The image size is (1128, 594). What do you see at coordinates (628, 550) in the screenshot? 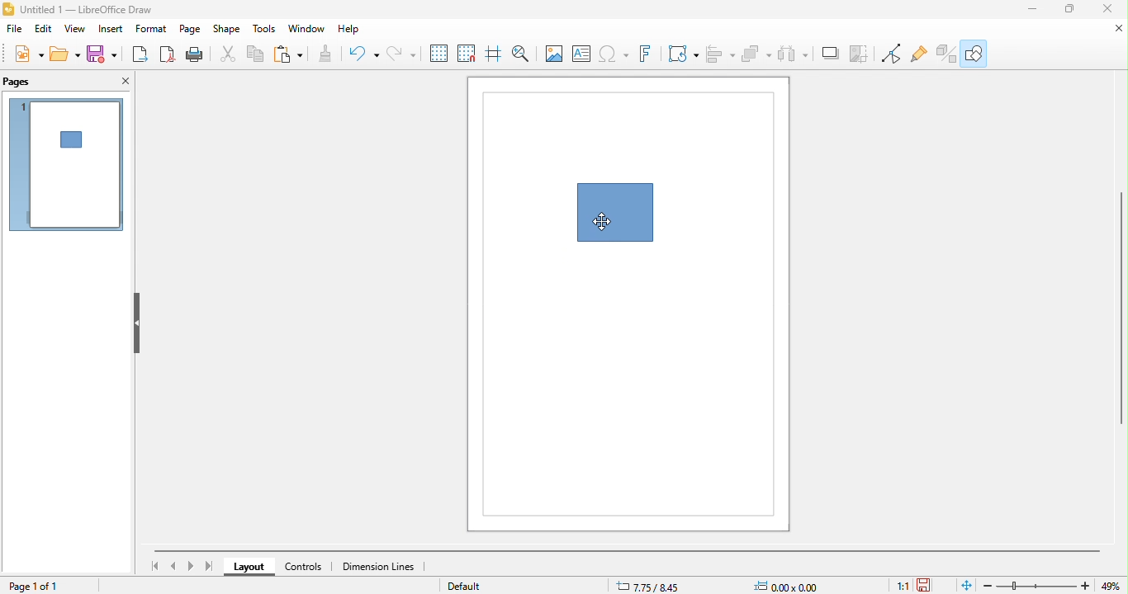
I see `horizontal scroll bar` at bounding box center [628, 550].